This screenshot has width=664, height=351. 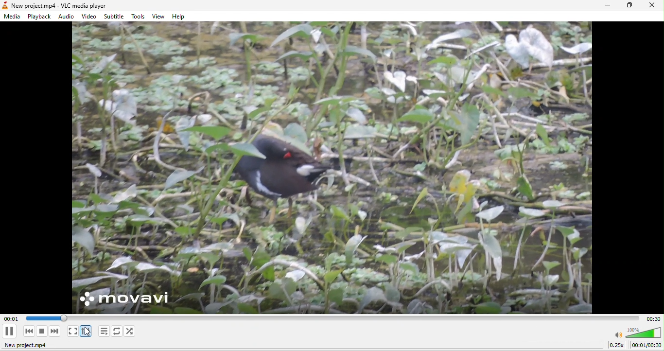 I want to click on maximize, so click(x=629, y=6).